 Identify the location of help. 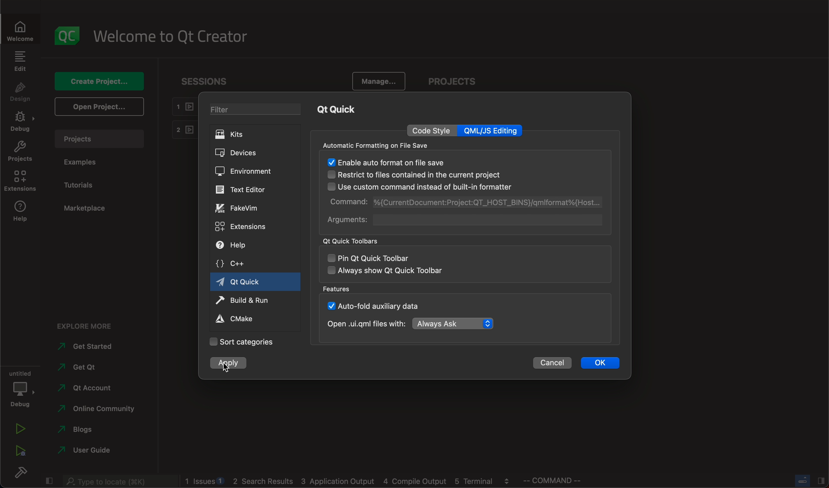
(20, 212).